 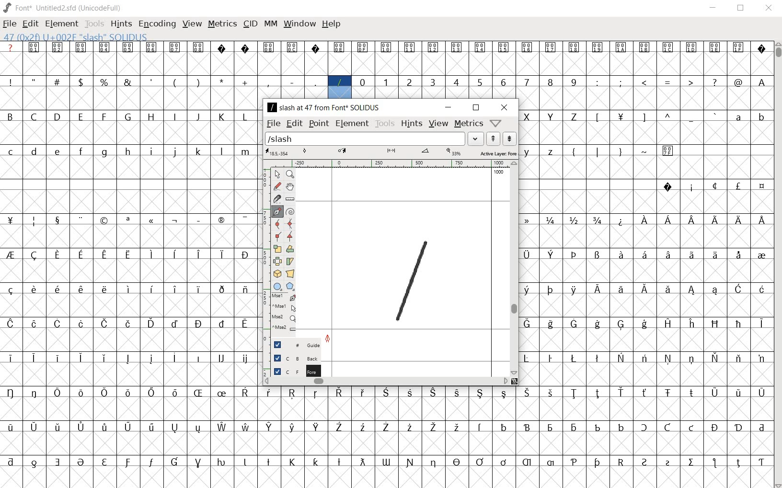 What do you see at coordinates (294, 123) in the screenshot?
I see `edit` at bounding box center [294, 123].